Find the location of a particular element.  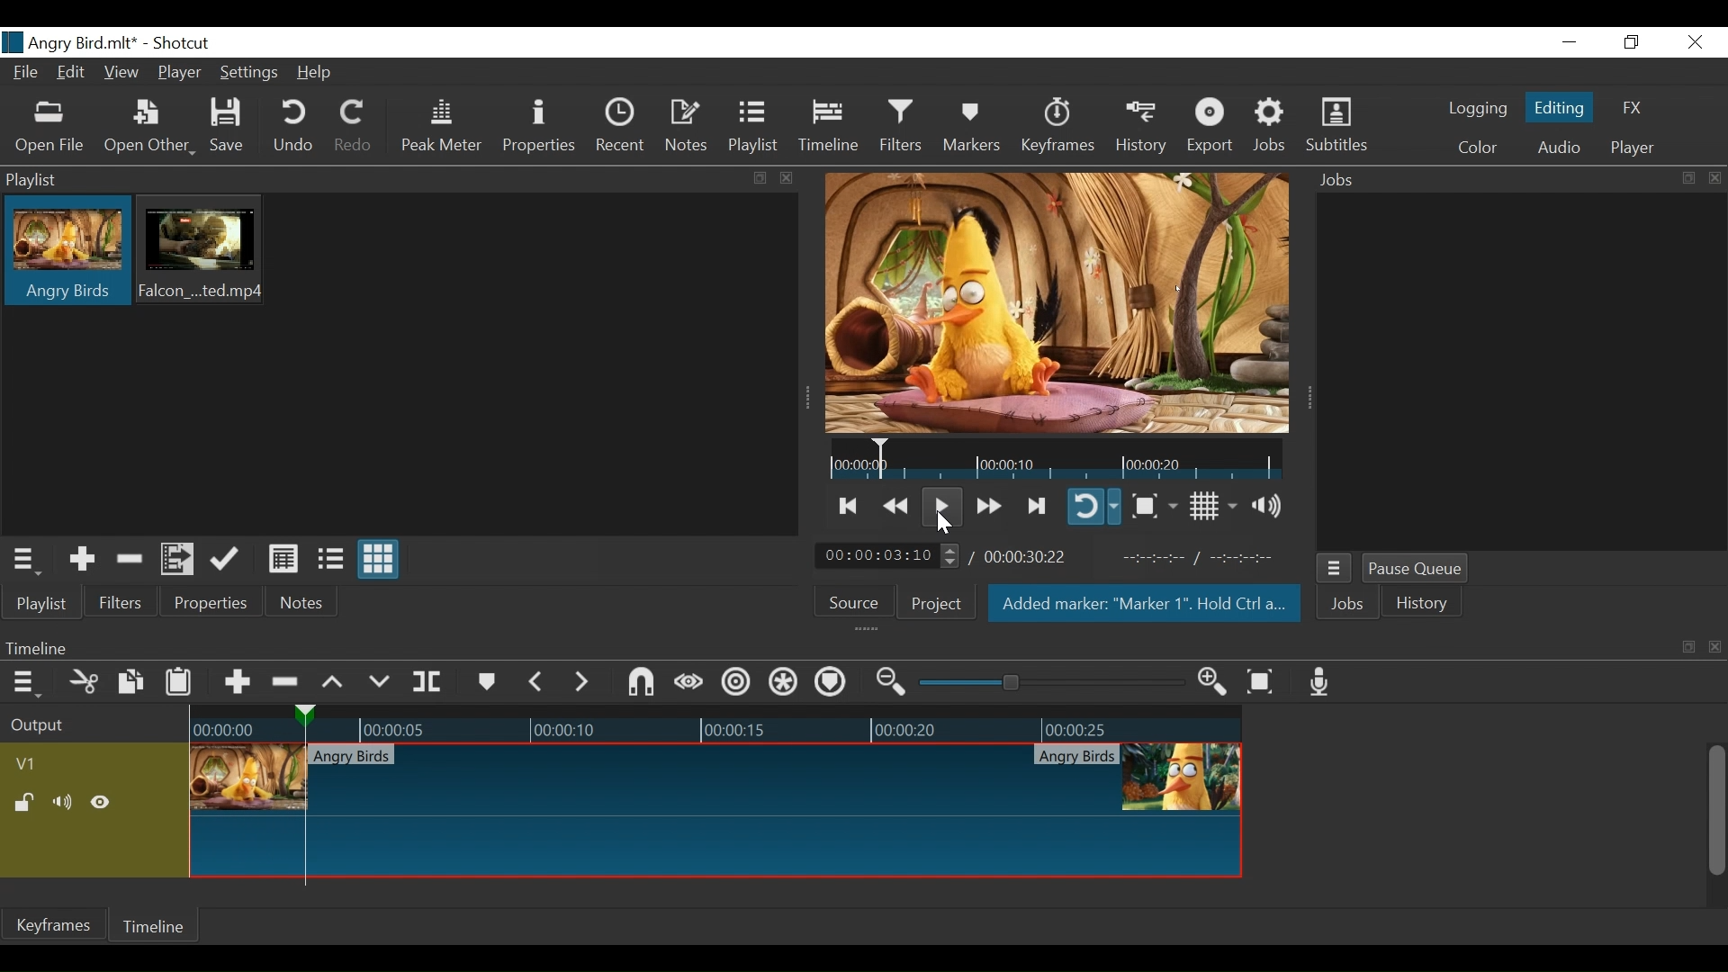

Redo is located at coordinates (355, 126).